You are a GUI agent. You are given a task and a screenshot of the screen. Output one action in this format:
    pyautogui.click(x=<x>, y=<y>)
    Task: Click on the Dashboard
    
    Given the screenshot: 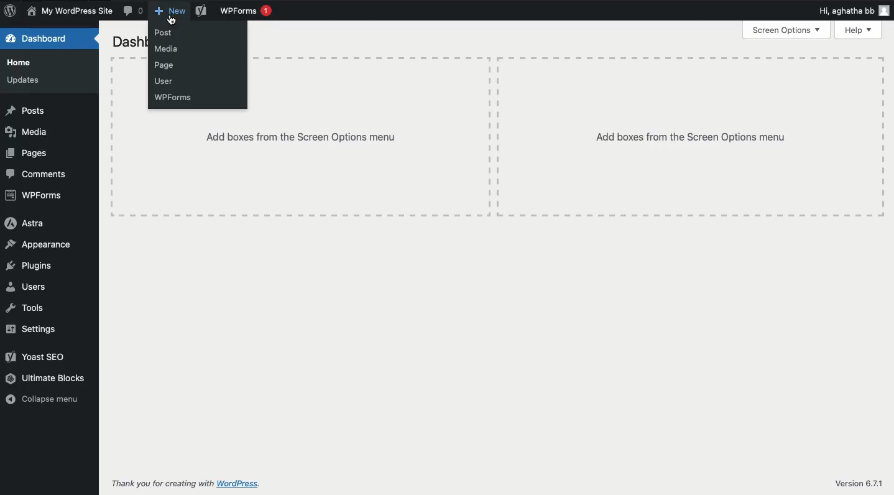 What is the action you would take?
    pyautogui.click(x=43, y=39)
    